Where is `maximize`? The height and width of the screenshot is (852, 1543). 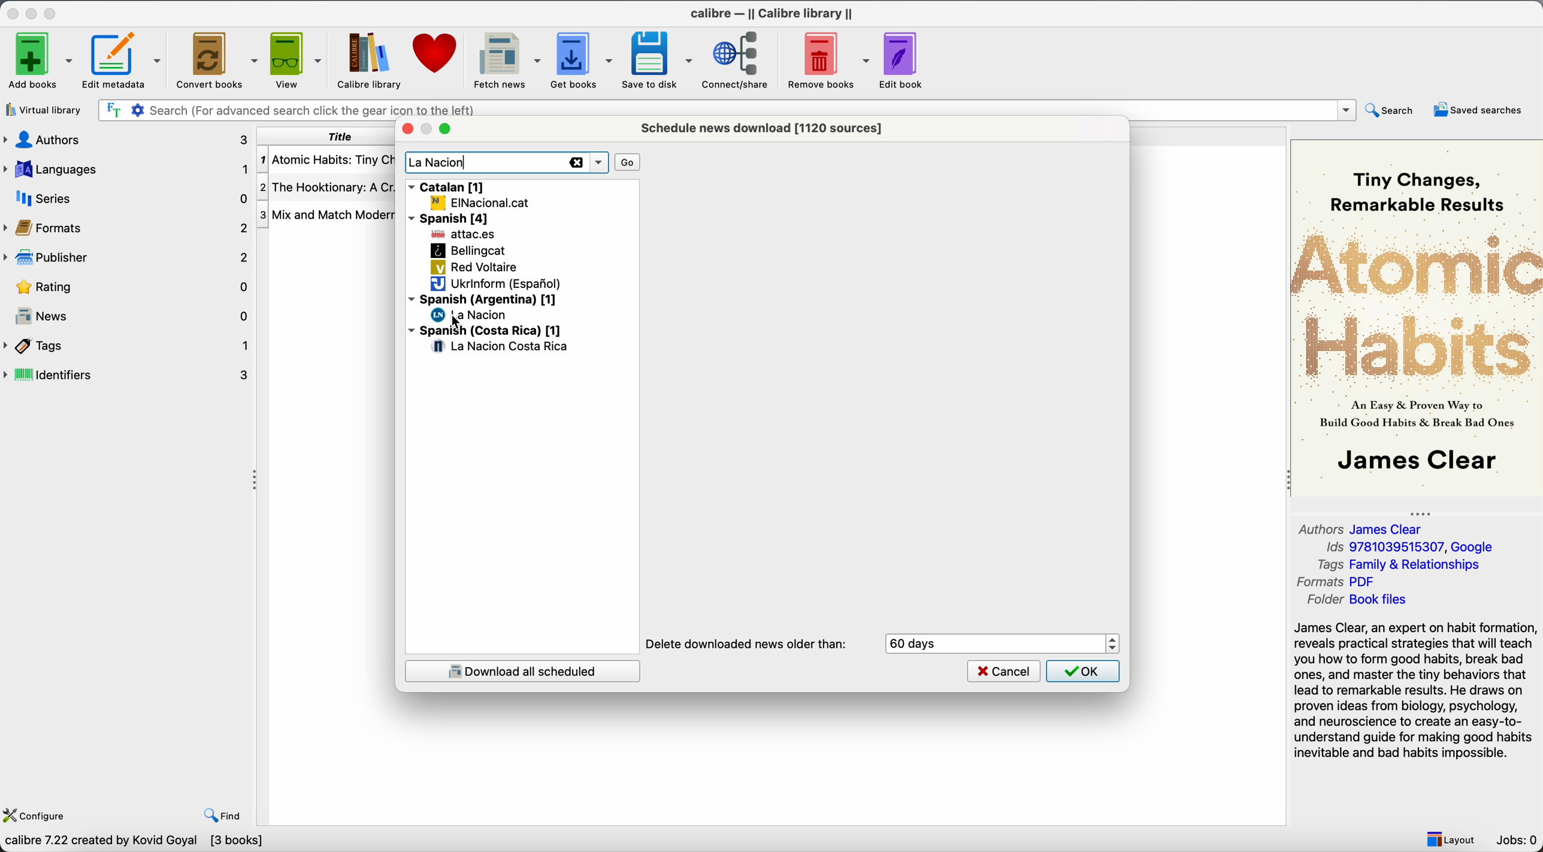 maximize is located at coordinates (51, 11).